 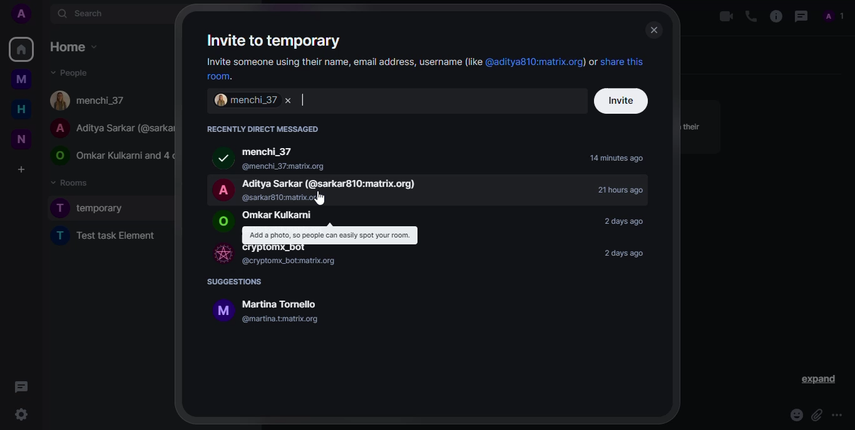 What do you see at coordinates (270, 152) in the screenshot?
I see `‘menchi_37` at bounding box center [270, 152].